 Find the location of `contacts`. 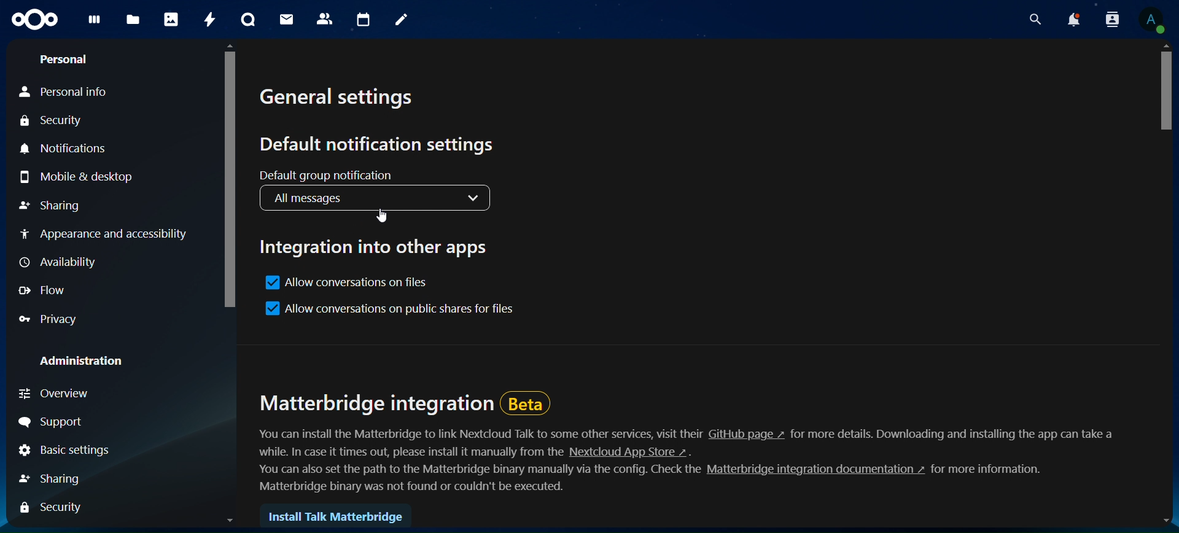

contacts is located at coordinates (325, 20).